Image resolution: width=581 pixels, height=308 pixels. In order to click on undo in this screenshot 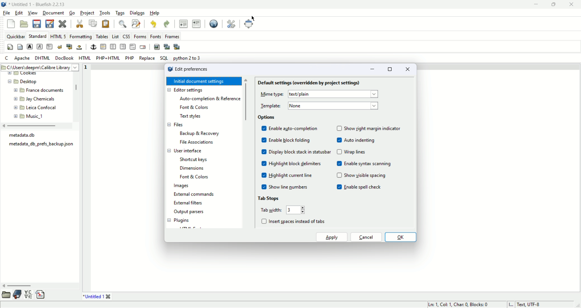, I will do `click(153, 24)`.